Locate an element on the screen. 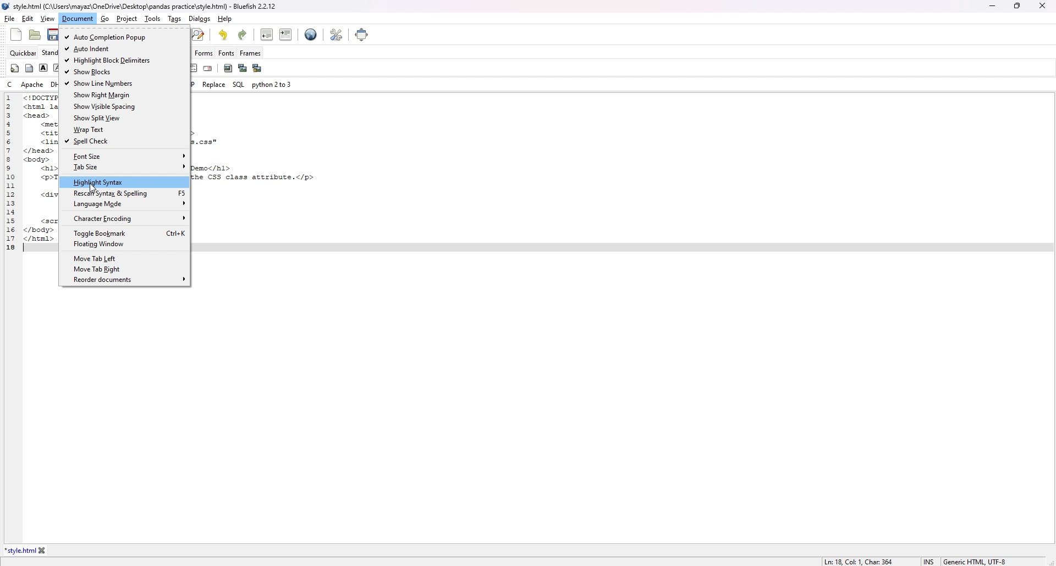 The image size is (1056, 566). replace is located at coordinates (281, 85).